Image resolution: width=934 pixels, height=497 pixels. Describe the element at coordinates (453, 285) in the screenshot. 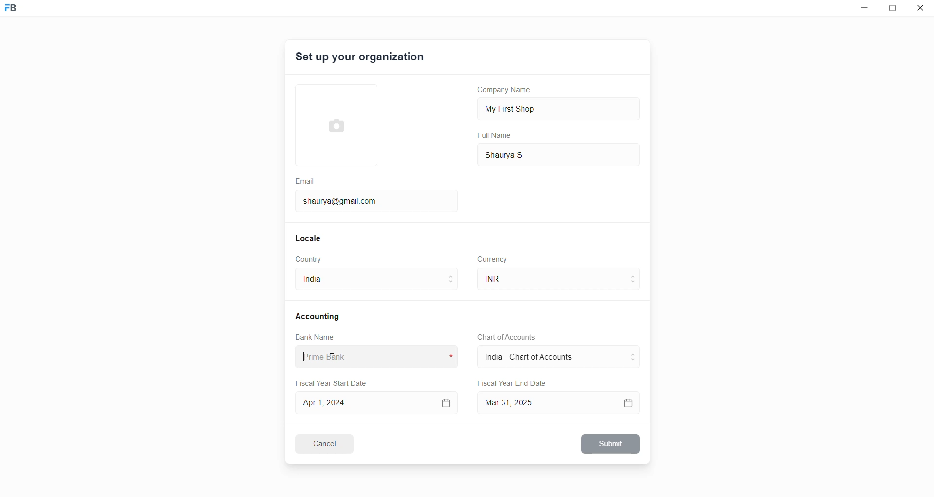

I see `move to below country` at that location.